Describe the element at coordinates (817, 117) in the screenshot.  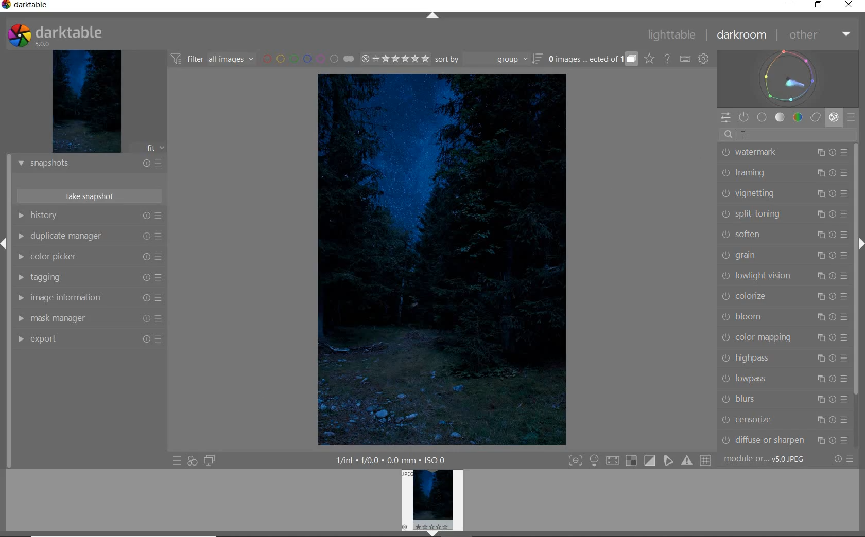
I see `CORRECT` at that location.